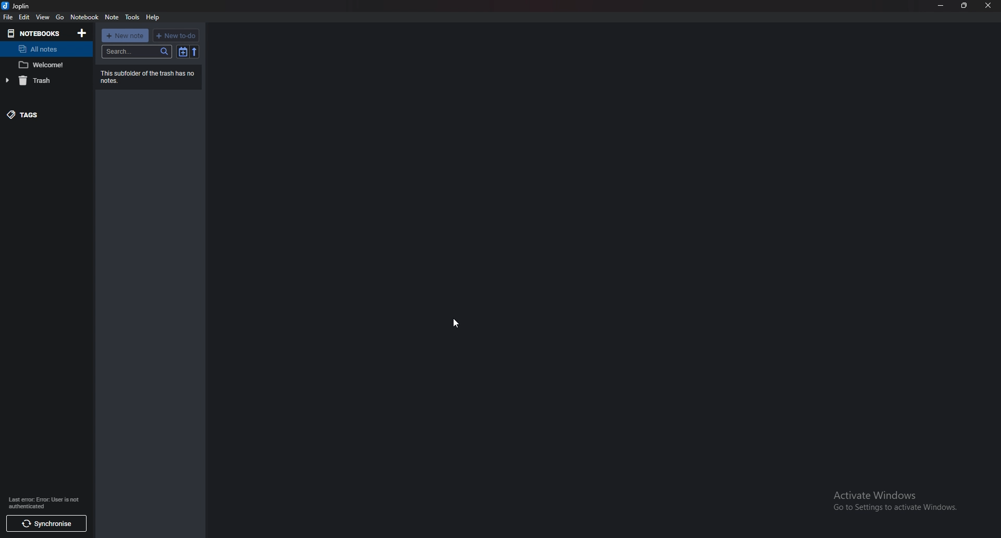 The image size is (1001, 538). I want to click on New to do, so click(176, 35).